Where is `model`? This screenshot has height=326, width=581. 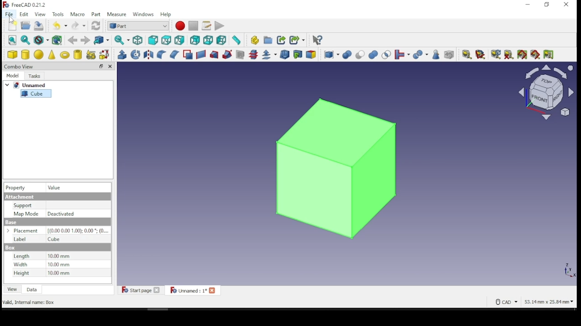 model is located at coordinates (13, 76).